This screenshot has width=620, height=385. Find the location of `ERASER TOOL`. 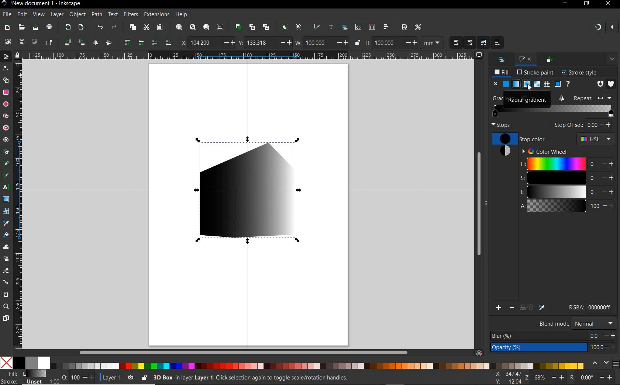

ERASER TOOL is located at coordinates (6, 270).